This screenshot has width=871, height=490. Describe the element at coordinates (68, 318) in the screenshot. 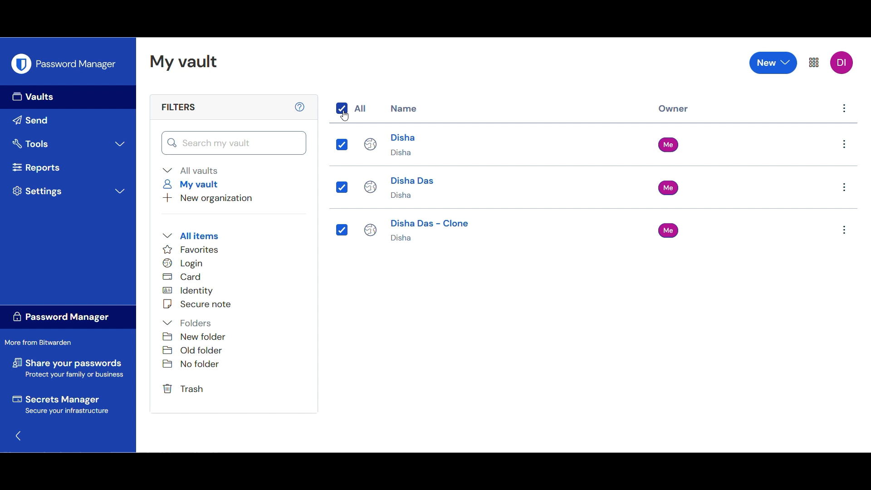

I see `Password manager` at that location.